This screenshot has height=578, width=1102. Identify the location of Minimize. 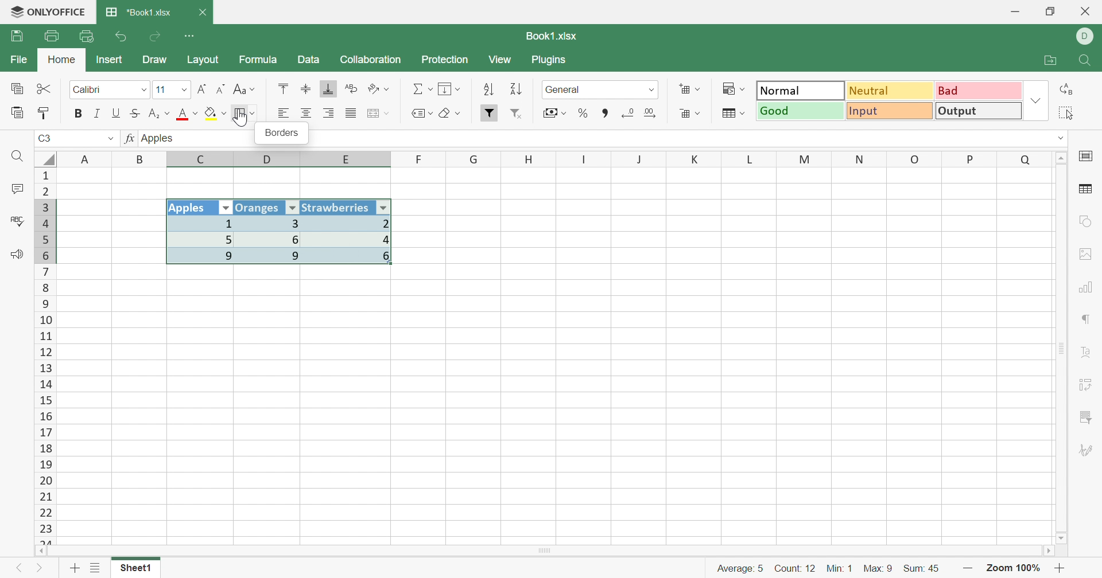
(1014, 12).